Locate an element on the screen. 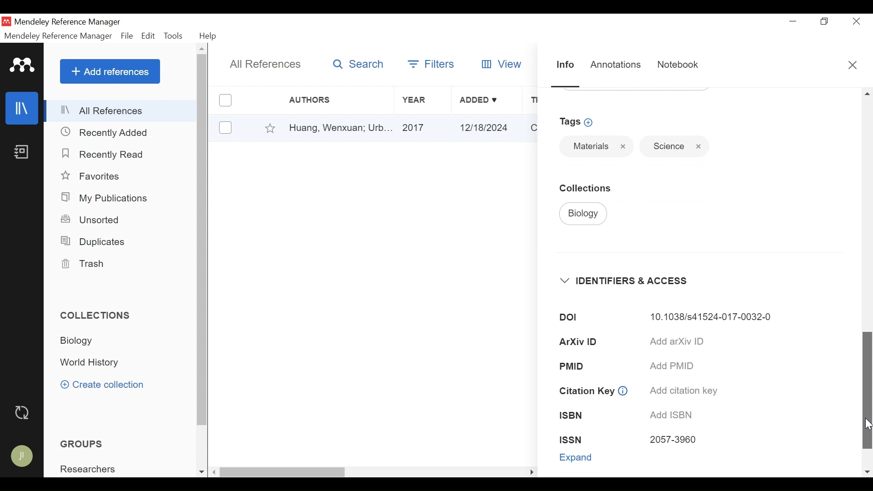  Scroll up is located at coordinates (203, 49).